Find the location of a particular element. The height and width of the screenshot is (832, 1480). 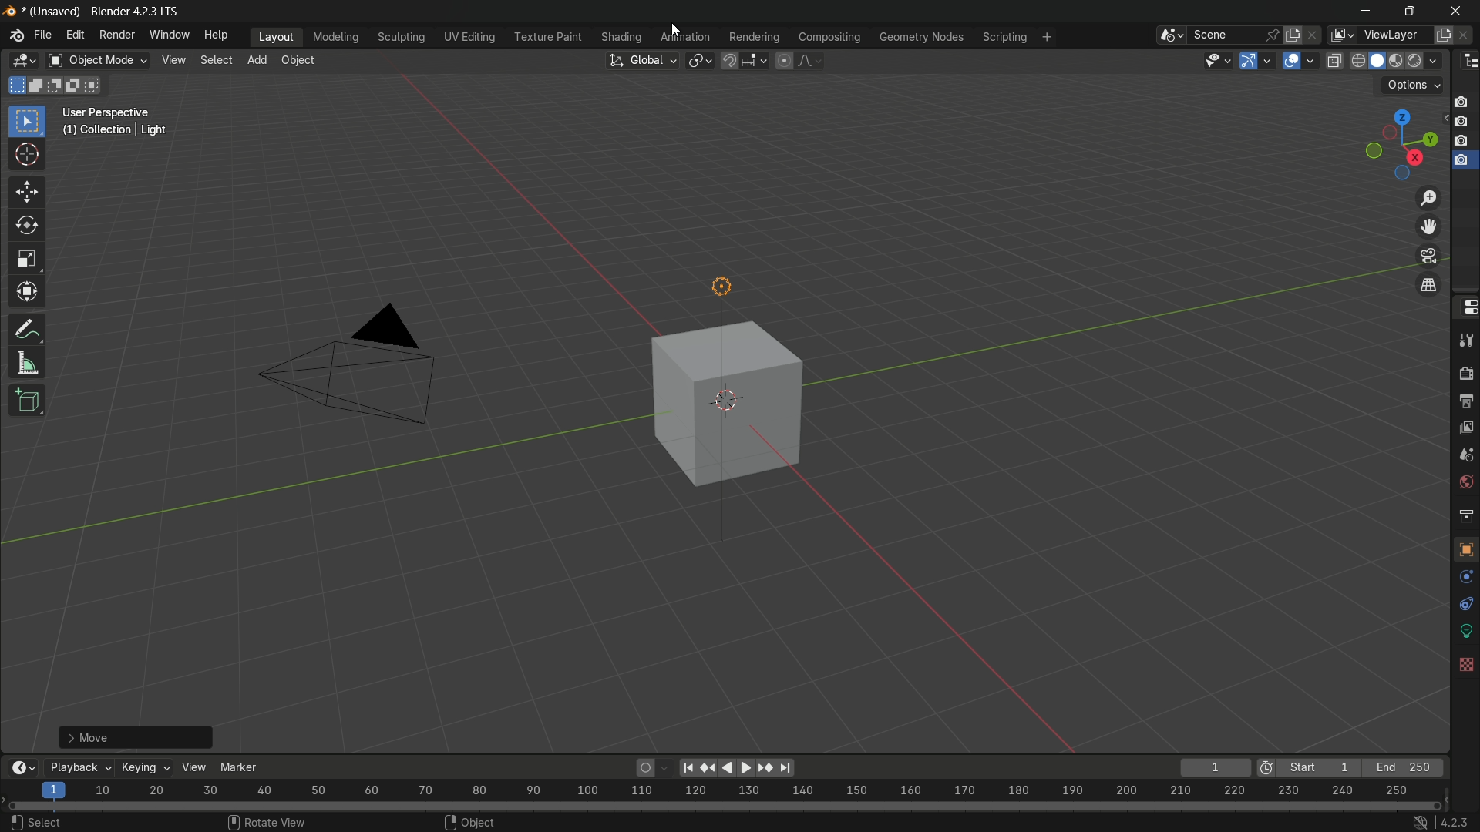

logo is located at coordinates (14, 37).